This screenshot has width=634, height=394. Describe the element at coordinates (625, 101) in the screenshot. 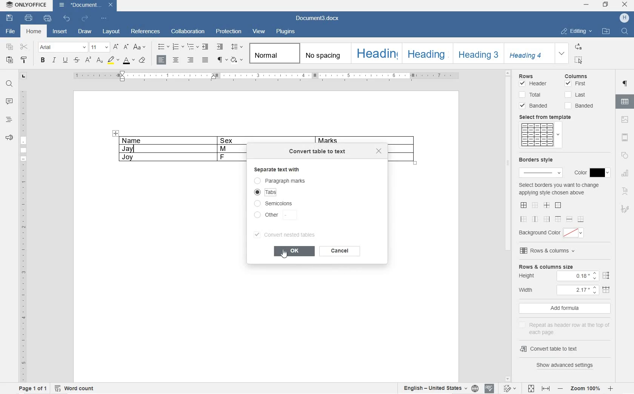

I see `TABLE SETTINGS` at that location.